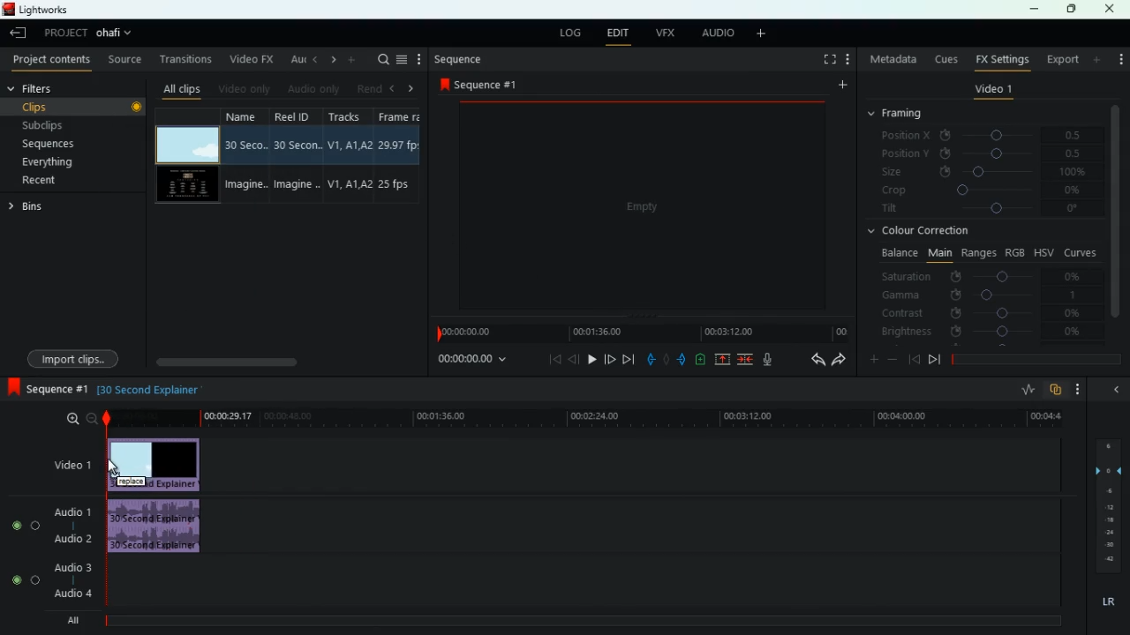  I want to click on edit, so click(617, 34).